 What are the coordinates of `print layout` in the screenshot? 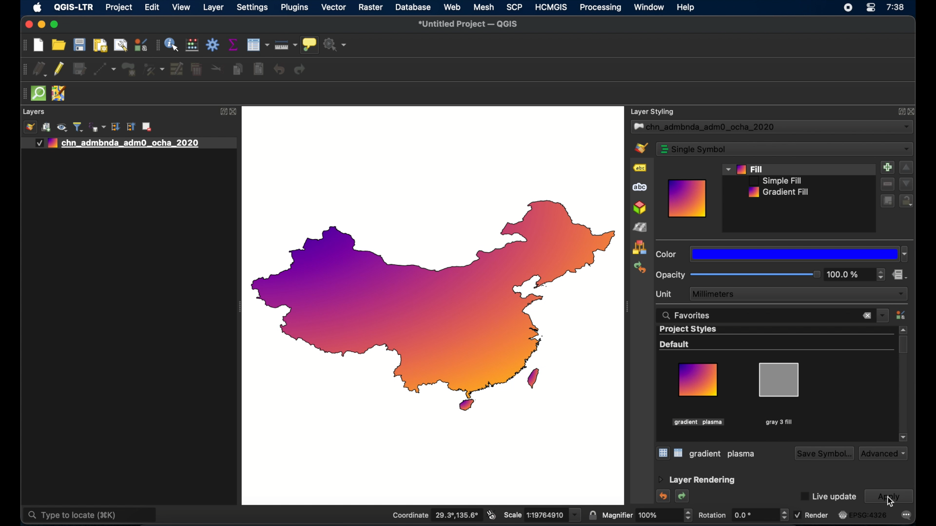 It's located at (100, 45).